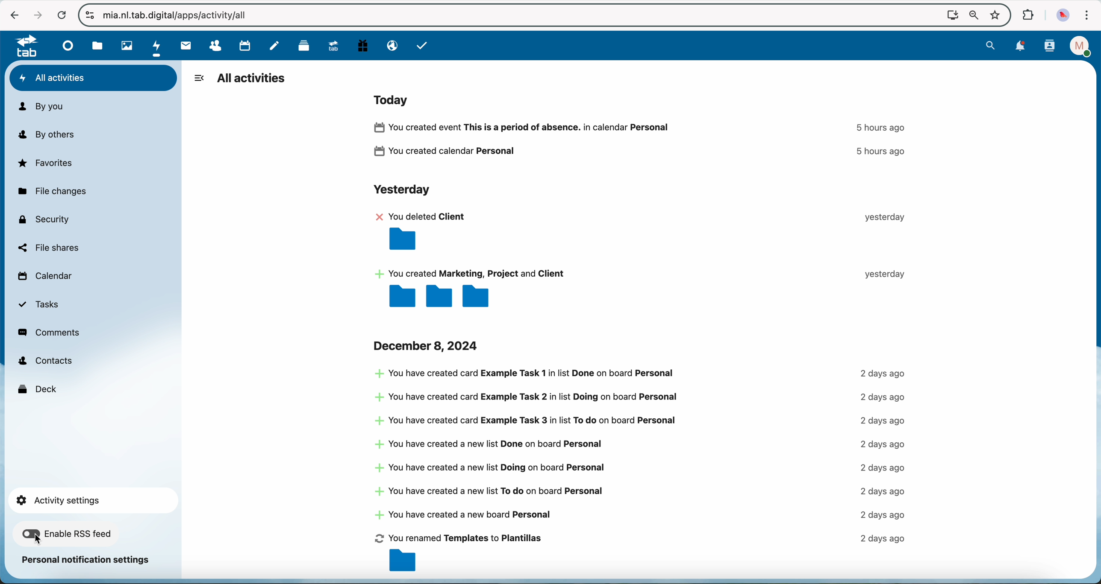 The image size is (1101, 584). I want to click on yesterday, so click(400, 191).